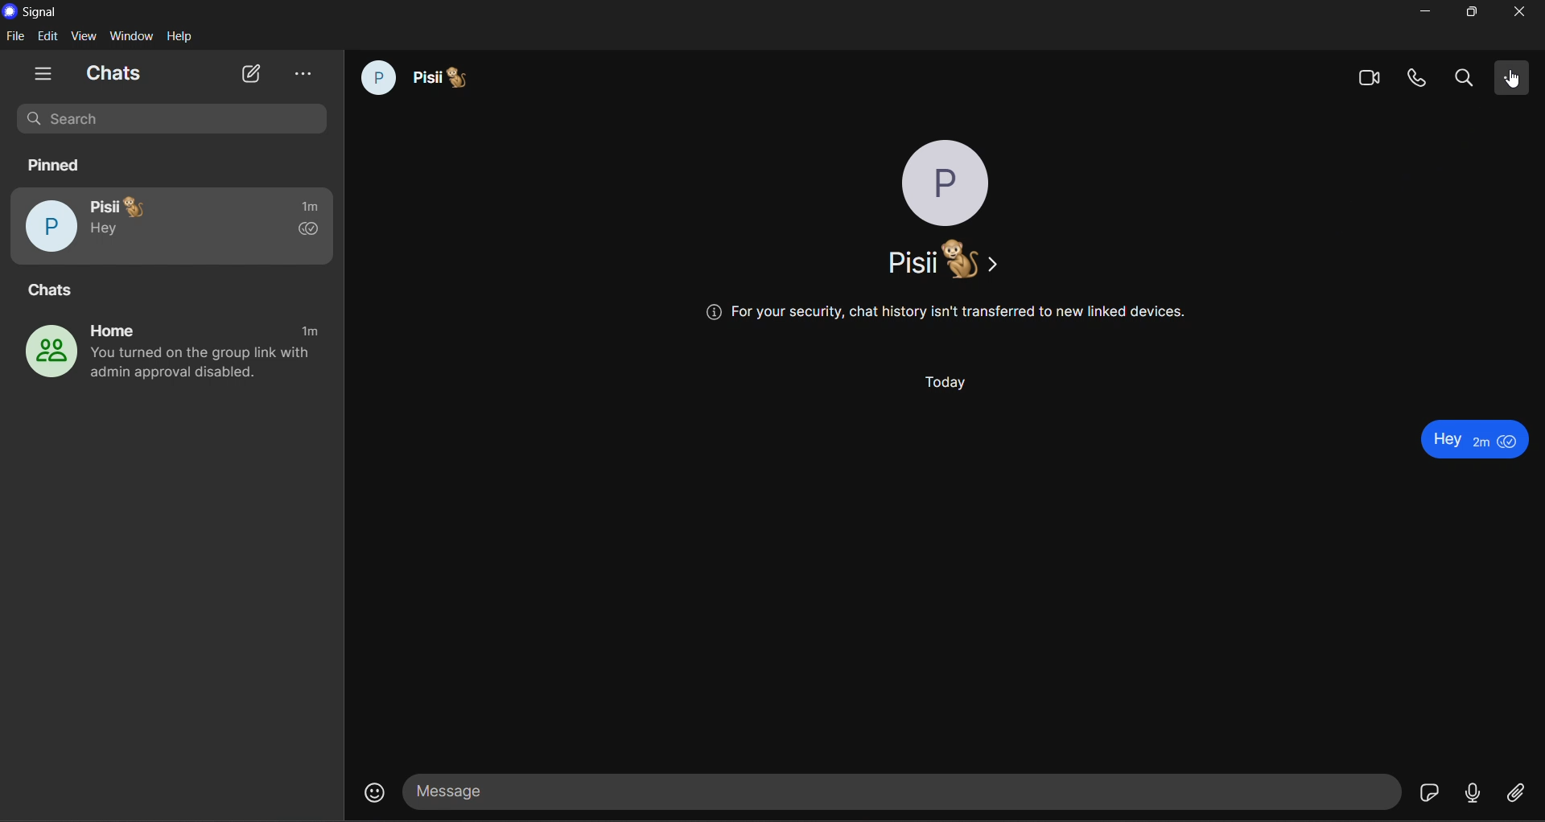 The height and width of the screenshot is (822, 1545). I want to click on video calls, so click(1366, 80).